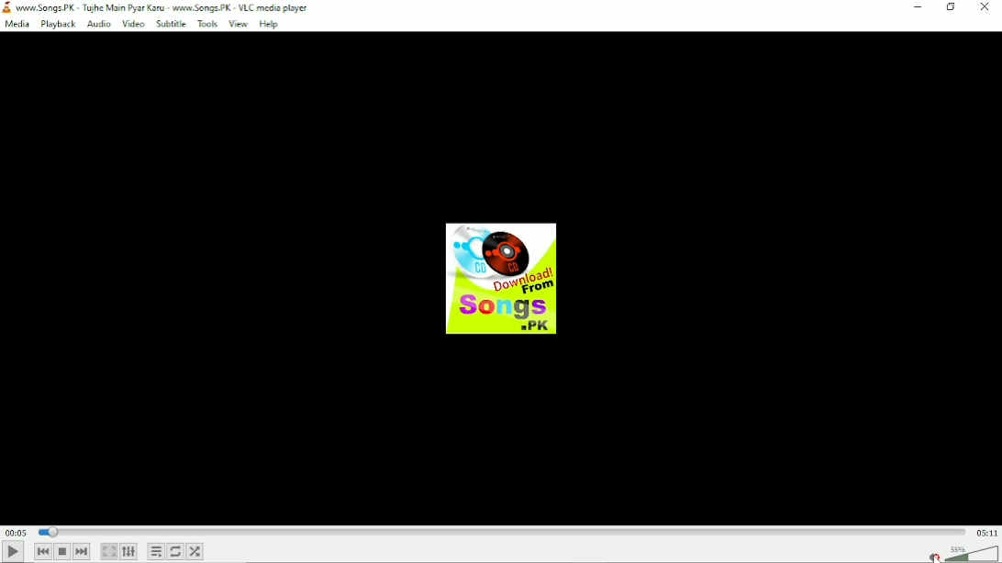  Describe the element at coordinates (97, 24) in the screenshot. I see `Audio` at that location.